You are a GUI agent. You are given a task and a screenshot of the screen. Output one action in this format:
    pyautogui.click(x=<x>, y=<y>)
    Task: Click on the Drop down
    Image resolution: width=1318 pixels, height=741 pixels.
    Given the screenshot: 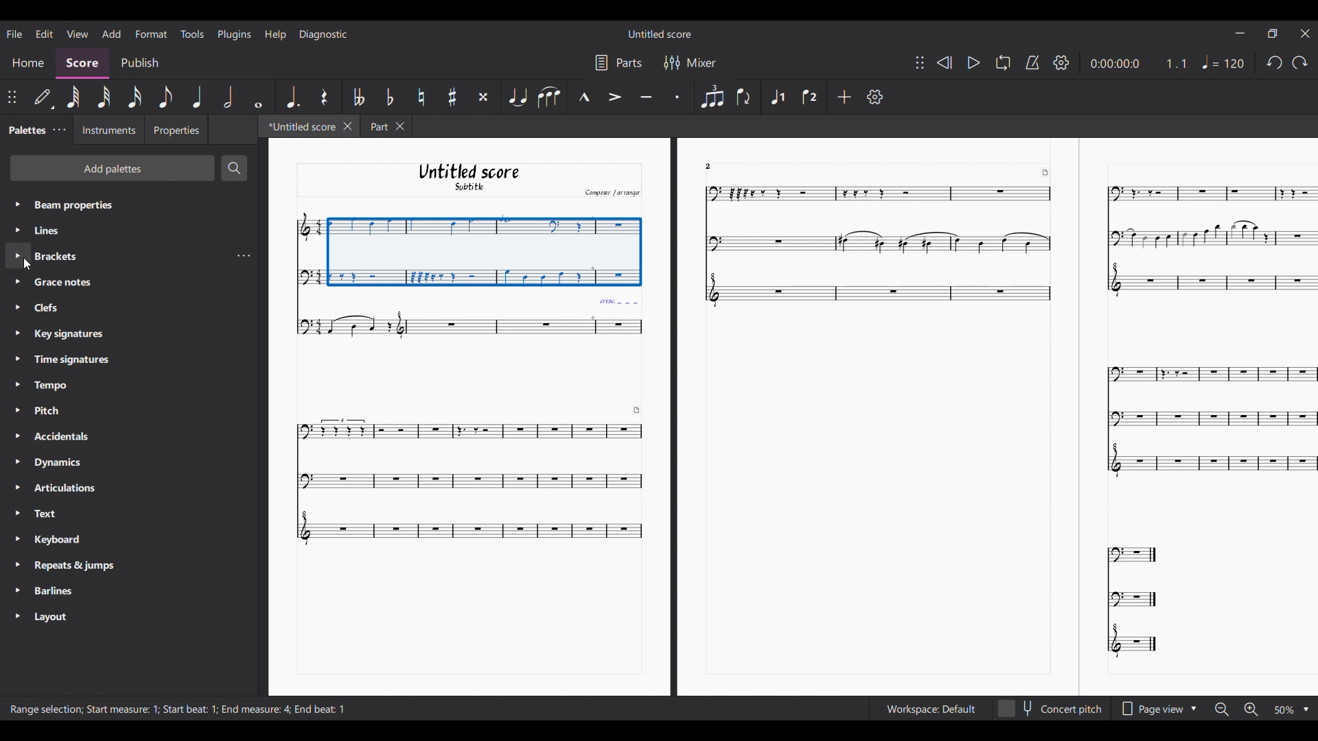 What is the action you would take?
    pyautogui.click(x=1306, y=710)
    